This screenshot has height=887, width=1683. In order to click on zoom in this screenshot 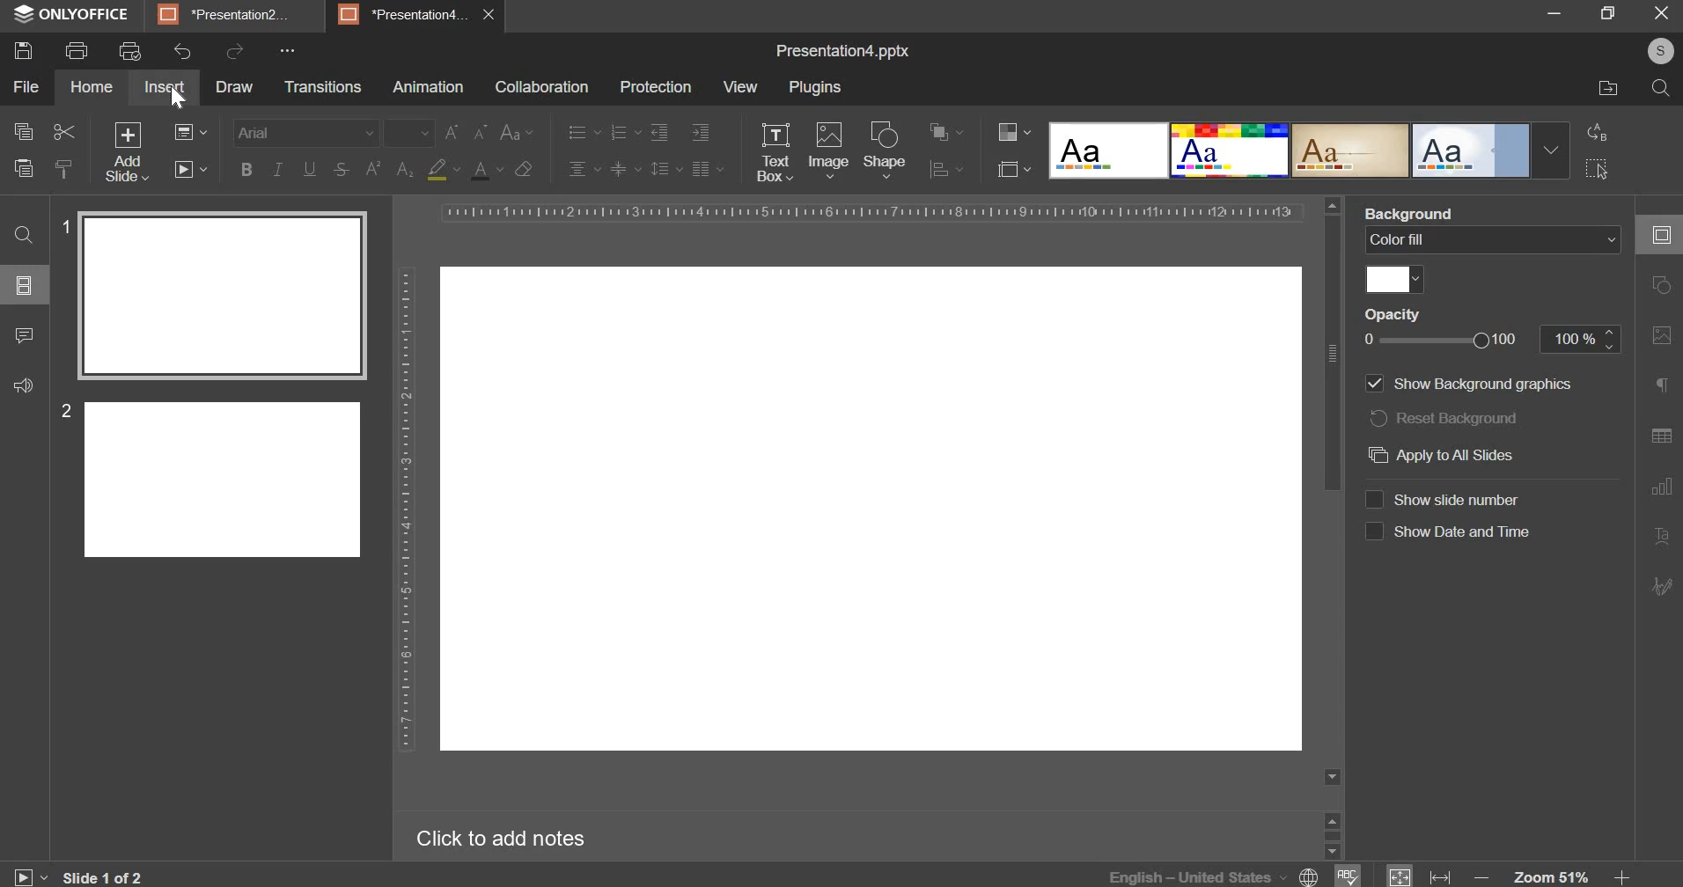, I will do `click(1554, 872)`.